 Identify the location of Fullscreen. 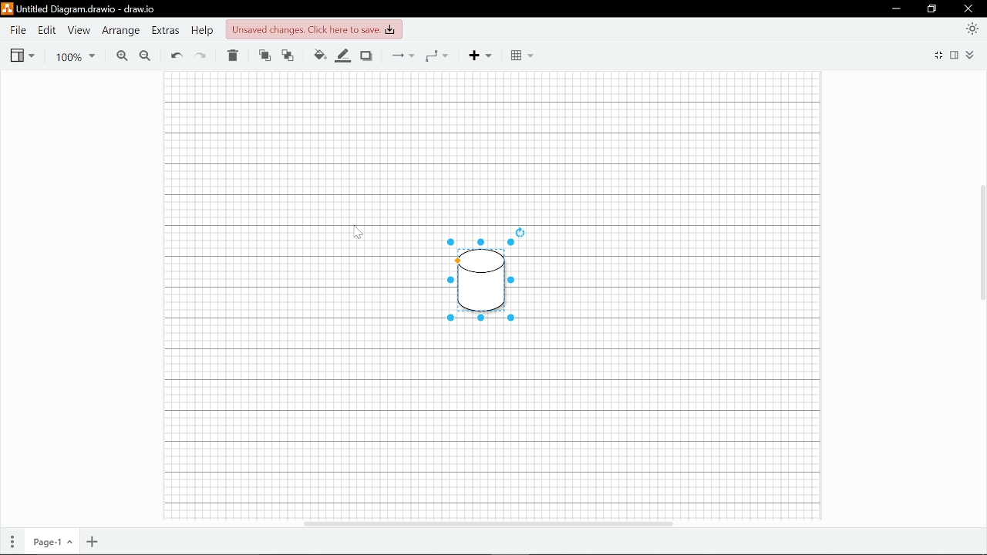
(939, 54).